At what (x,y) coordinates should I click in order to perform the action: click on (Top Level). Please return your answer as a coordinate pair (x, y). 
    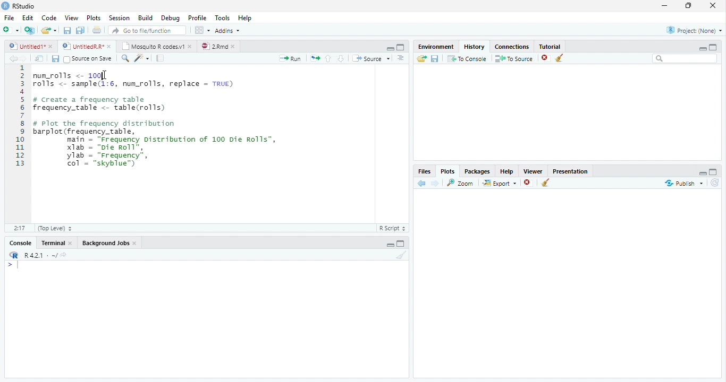
    Looking at the image, I should click on (55, 228).